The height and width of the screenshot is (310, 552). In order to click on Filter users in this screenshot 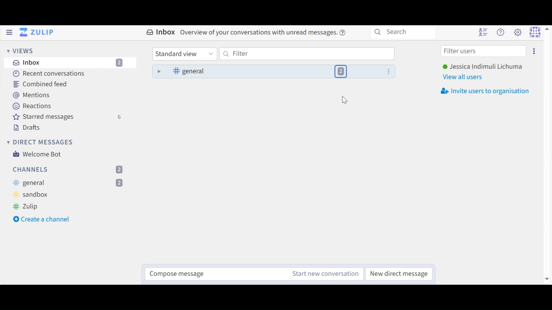, I will do `click(484, 51)`.